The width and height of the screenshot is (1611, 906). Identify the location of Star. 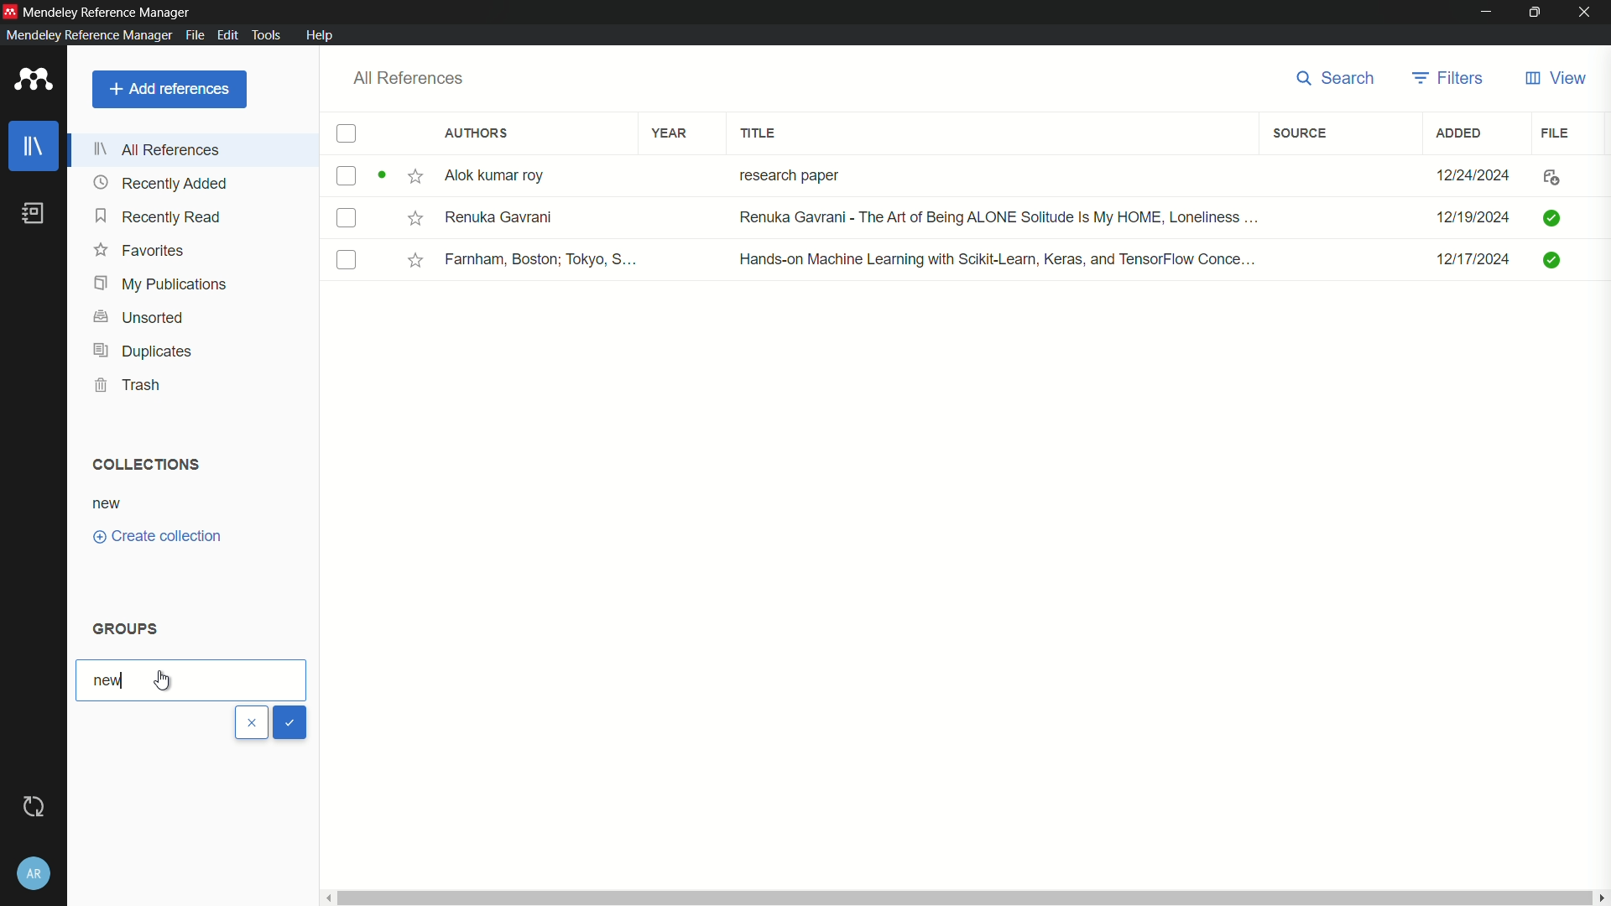
(401, 177).